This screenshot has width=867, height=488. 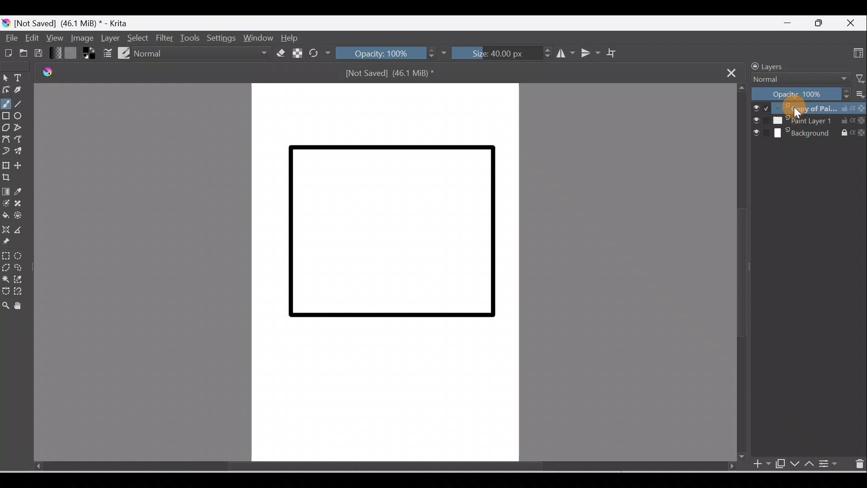 What do you see at coordinates (6, 118) in the screenshot?
I see `Rectangle tool` at bounding box center [6, 118].